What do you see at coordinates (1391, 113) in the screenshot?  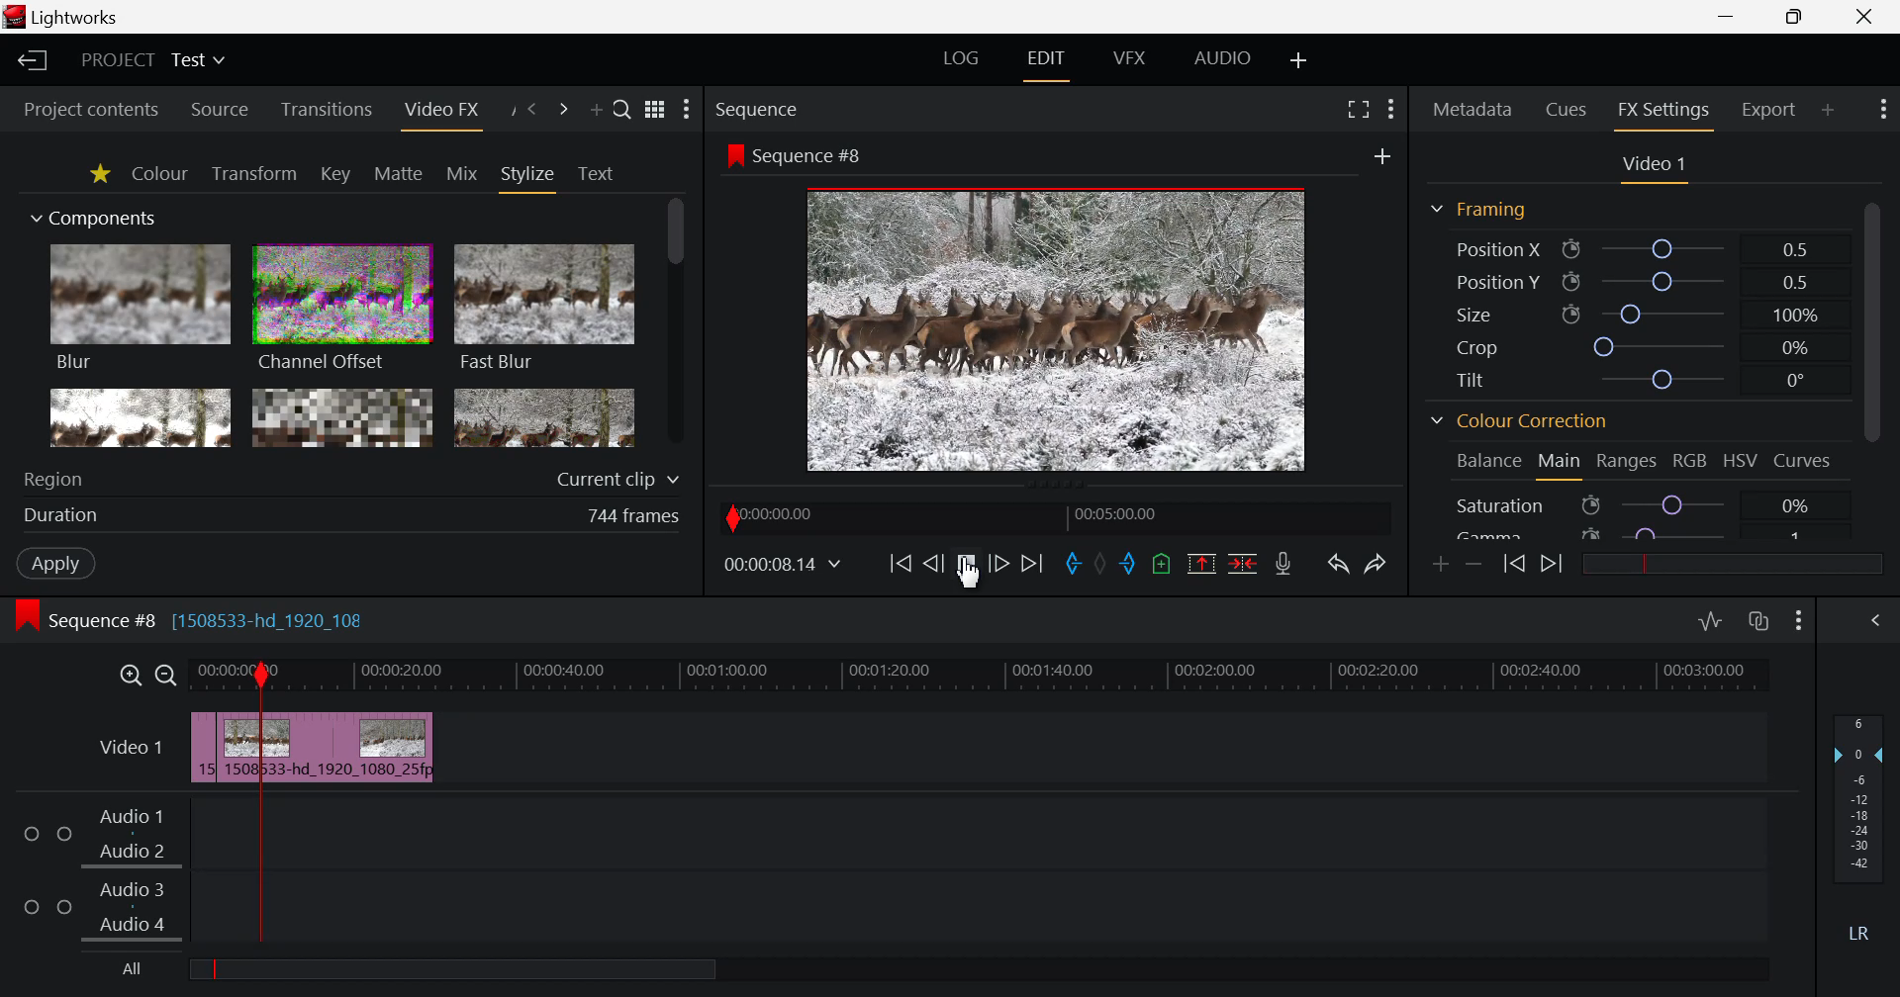 I see `Show Settings` at bounding box center [1391, 113].